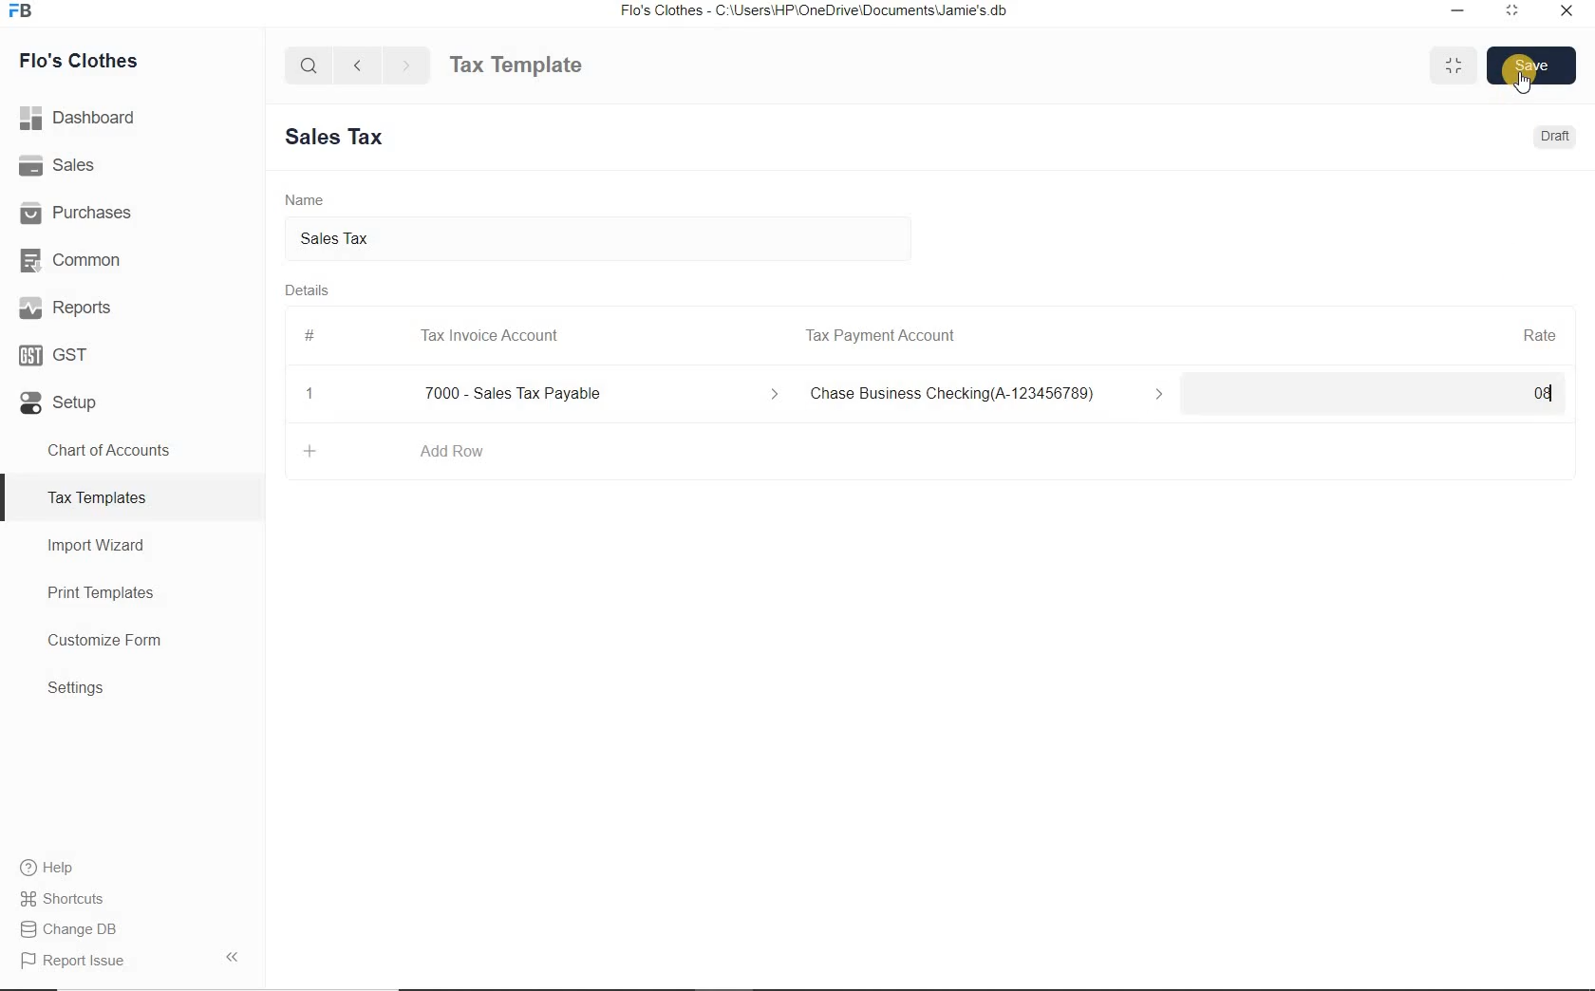 The image size is (1595, 991). I want to click on Rate, so click(1539, 333).